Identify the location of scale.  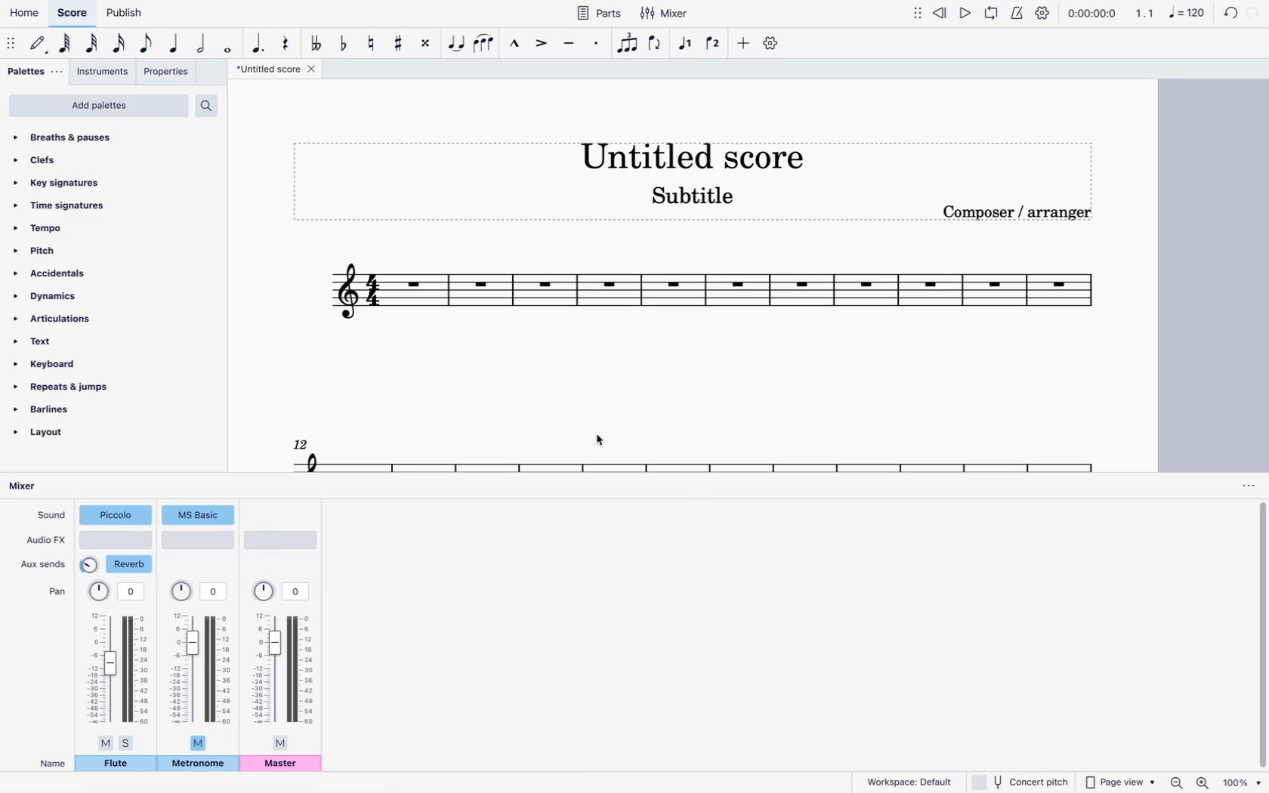
(712, 296).